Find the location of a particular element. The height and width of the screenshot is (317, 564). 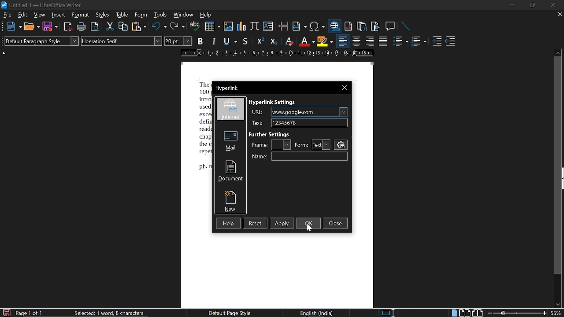

save is located at coordinates (6, 313).